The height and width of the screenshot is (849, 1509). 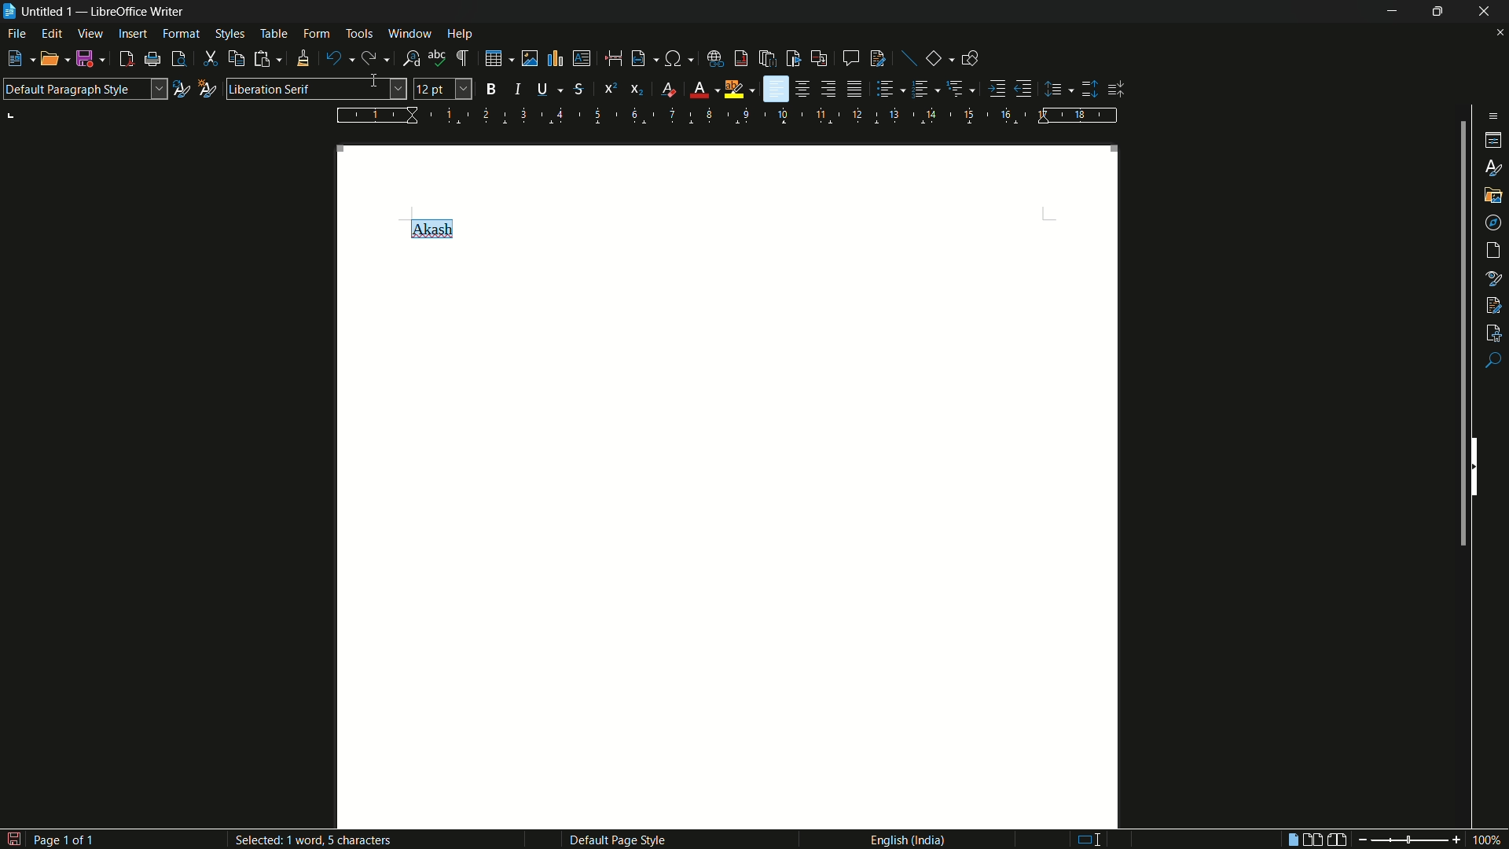 What do you see at coordinates (332, 843) in the screenshot?
I see `words and characters` at bounding box center [332, 843].